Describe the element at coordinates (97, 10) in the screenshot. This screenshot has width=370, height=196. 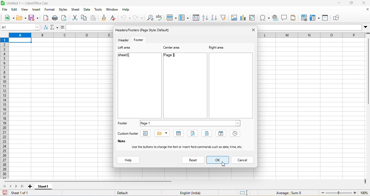
I see `tools` at that location.